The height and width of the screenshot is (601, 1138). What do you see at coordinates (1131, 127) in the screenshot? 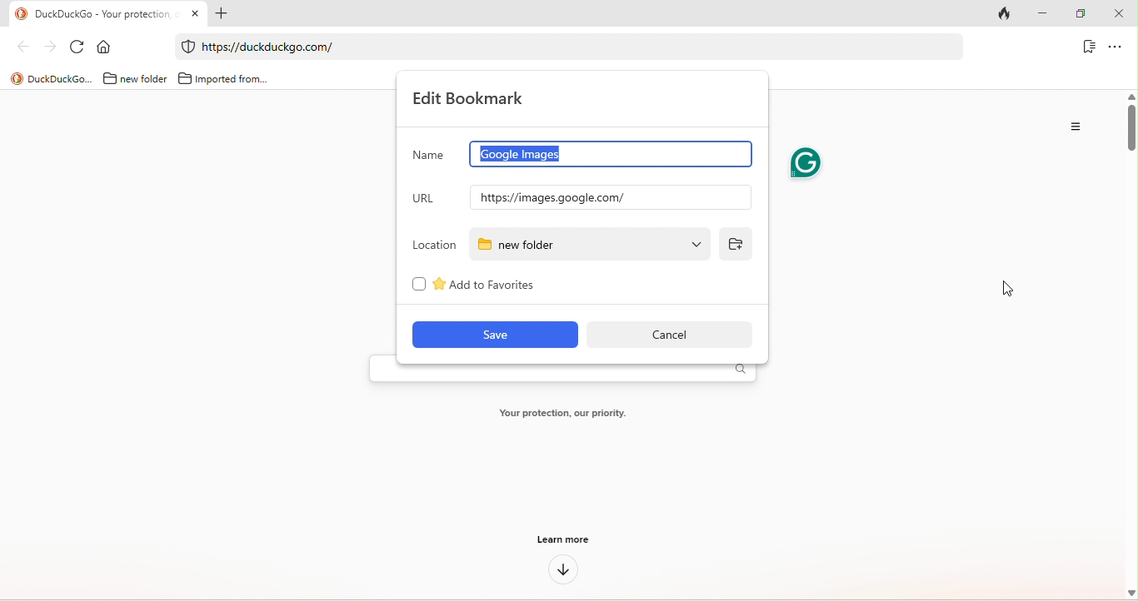
I see `vertical scroll bar` at bounding box center [1131, 127].